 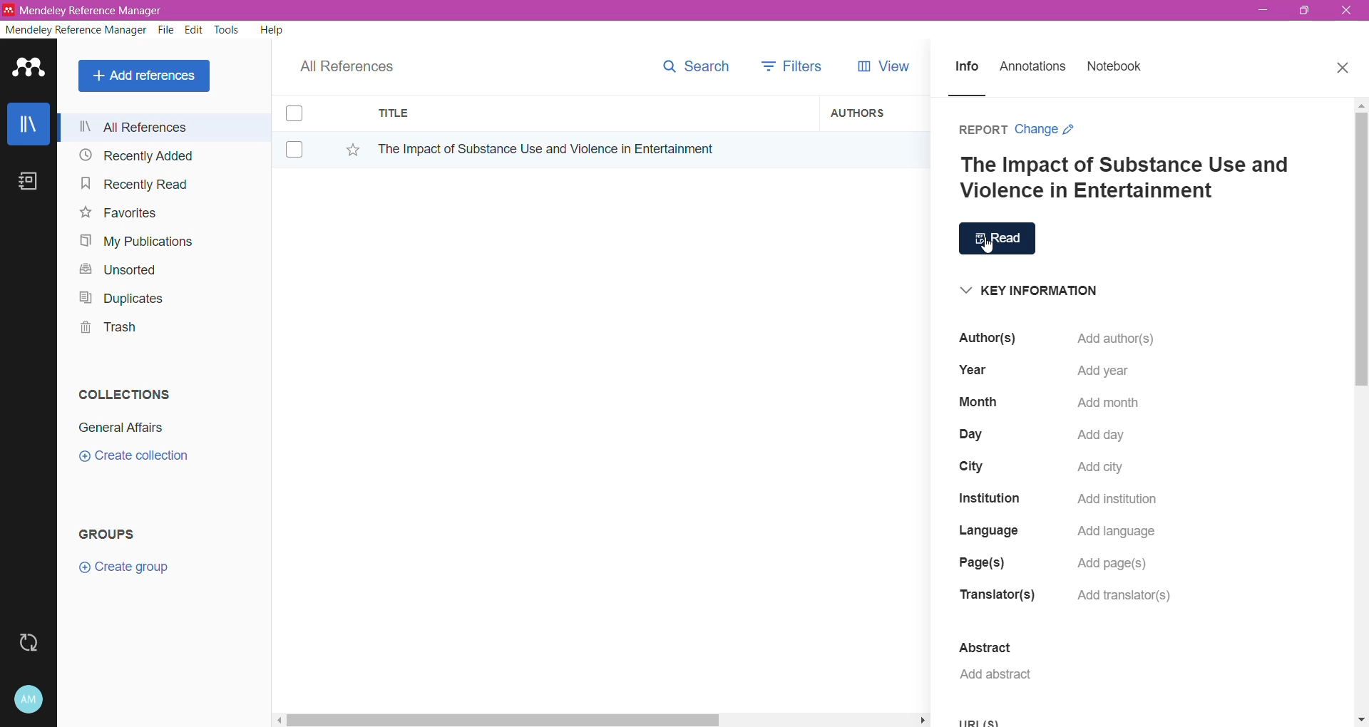 I want to click on Click to Add Institution, so click(x=1116, y=500).